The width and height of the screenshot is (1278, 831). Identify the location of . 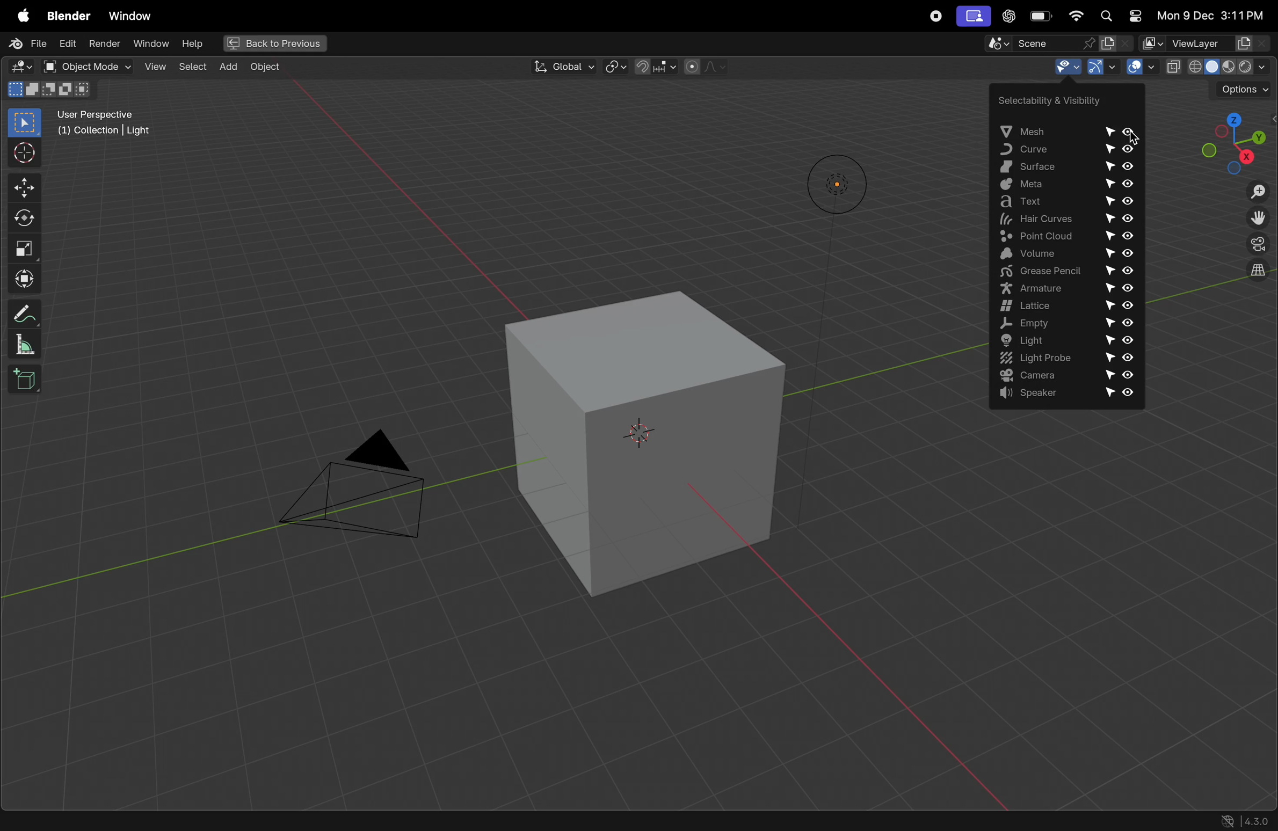
(84, 69).